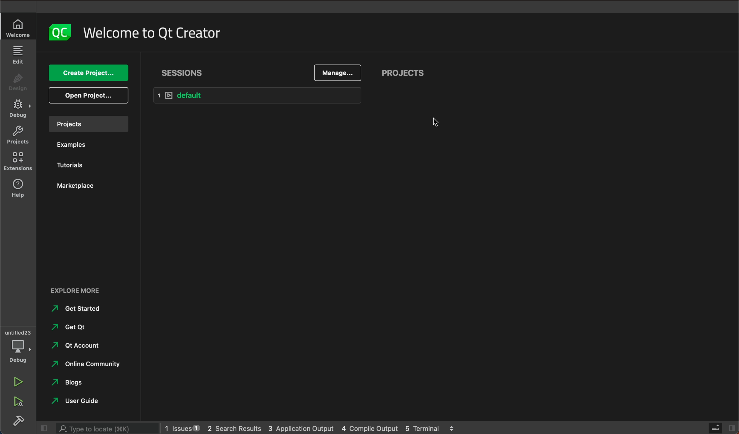 The width and height of the screenshot is (739, 434). Describe the element at coordinates (405, 74) in the screenshot. I see `project` at that location.